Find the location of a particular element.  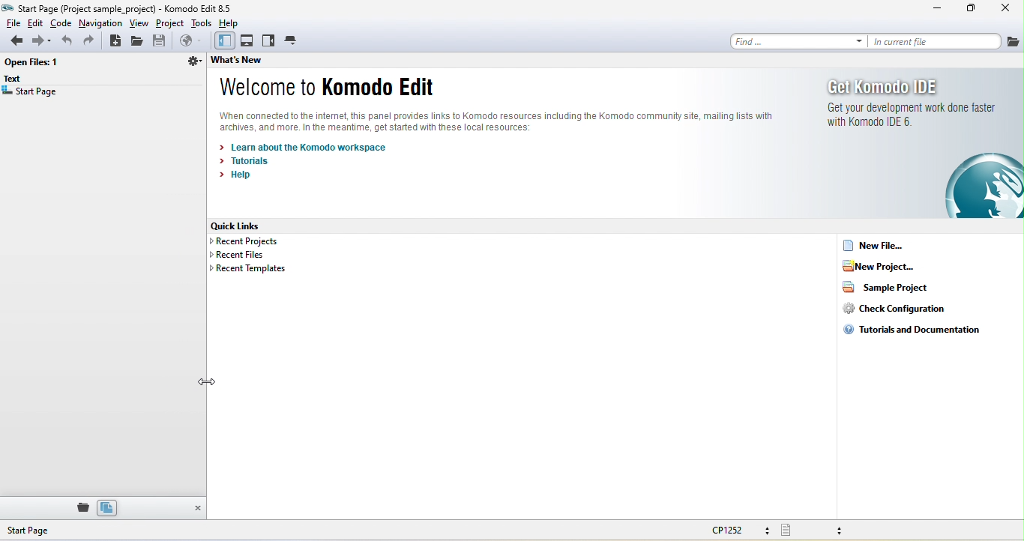

back is located at coordinates (13, 42).